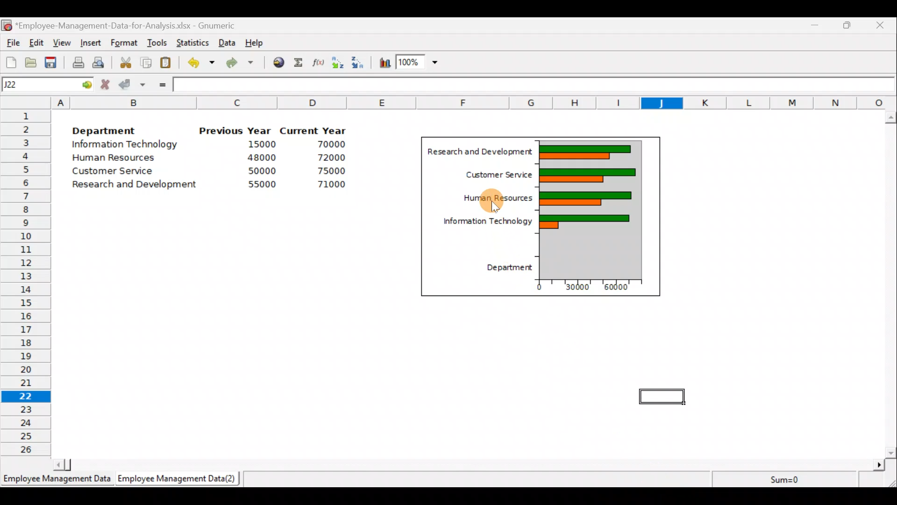 This screenshot has height=505, width=897. Describe the element at coordinates (255, 41) in the screenshot. I see `Help` at that location.